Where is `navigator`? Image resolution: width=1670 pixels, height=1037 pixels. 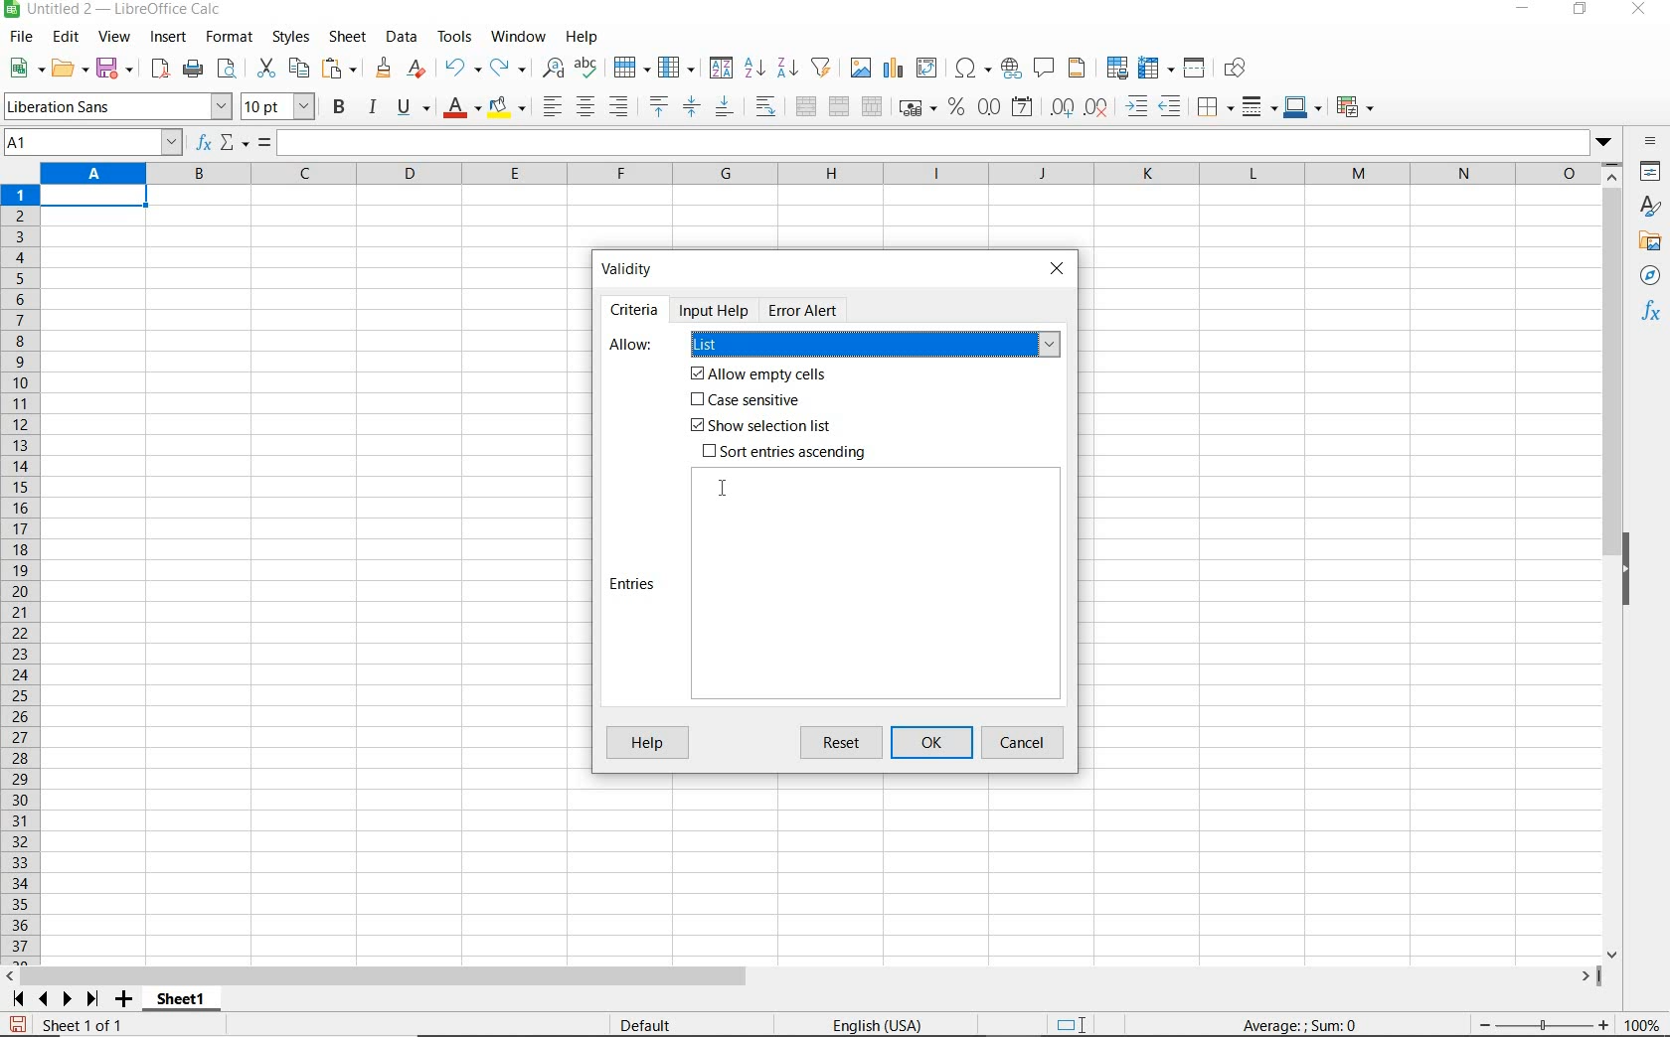 navigator is located at coordinates (1653, 280).